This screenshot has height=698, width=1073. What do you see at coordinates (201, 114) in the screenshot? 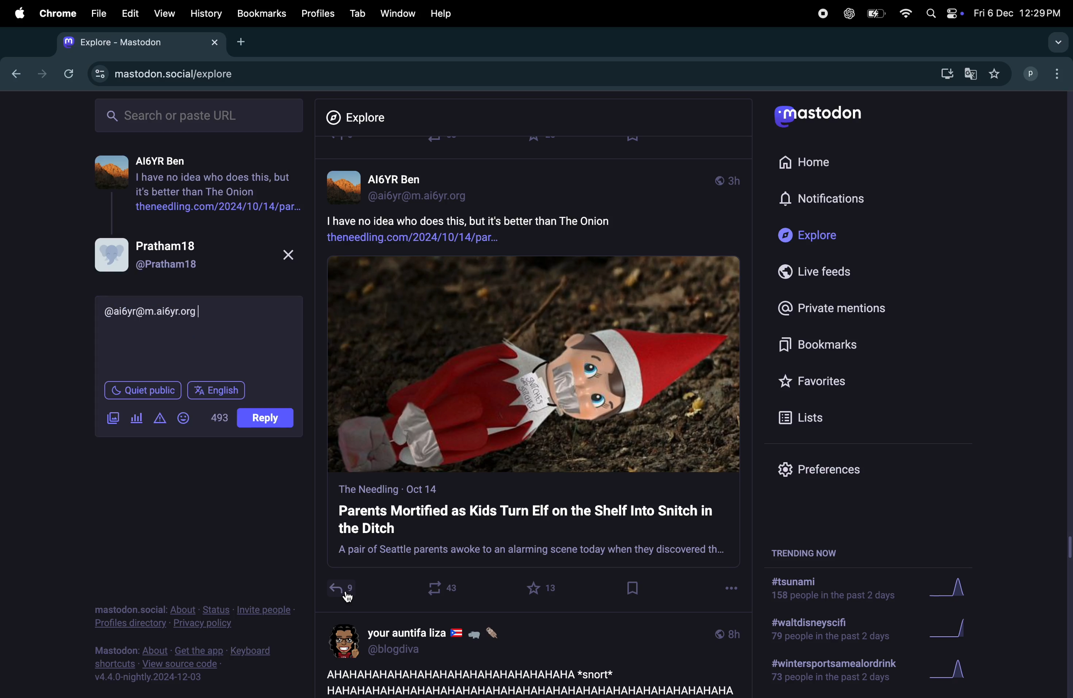
I see `search url` at bounding box center [201, 114].